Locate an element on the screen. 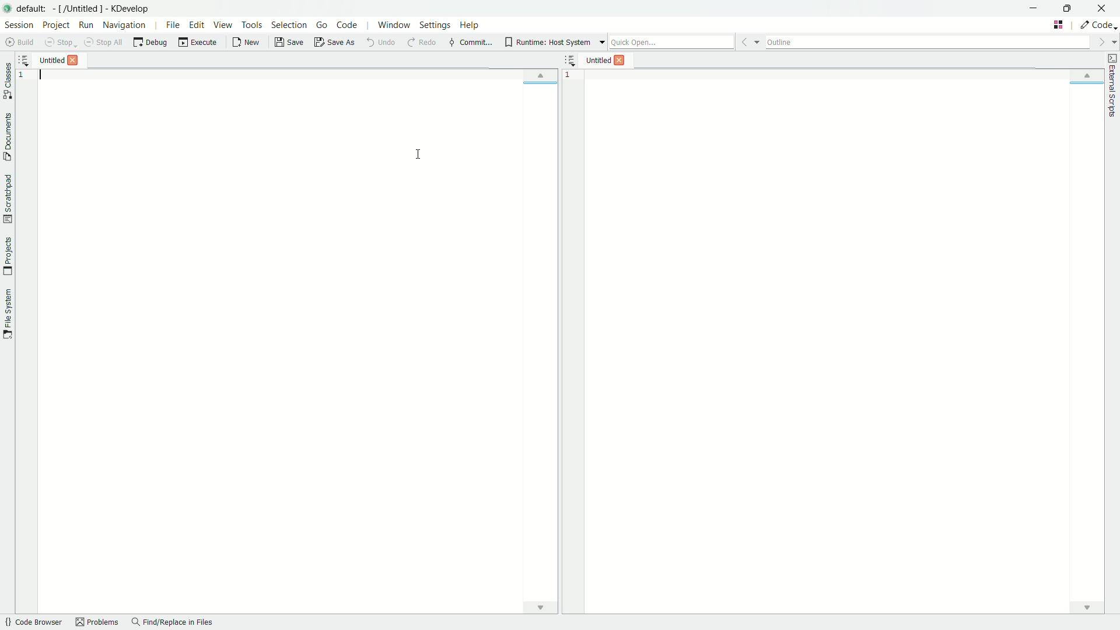 This screenshot has width=1120, height=630. tools menu is located at coordinates (251, 24).